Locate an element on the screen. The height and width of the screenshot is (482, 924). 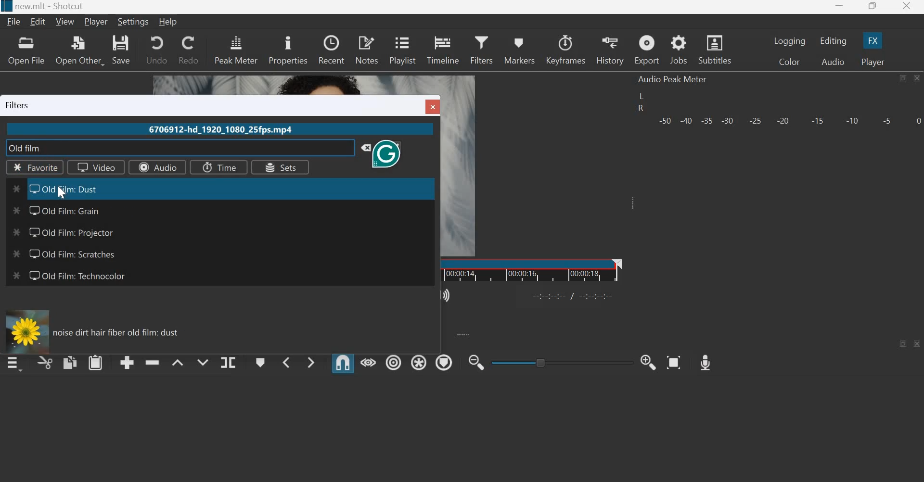
Grammarly is located at coordinates (378, 154).